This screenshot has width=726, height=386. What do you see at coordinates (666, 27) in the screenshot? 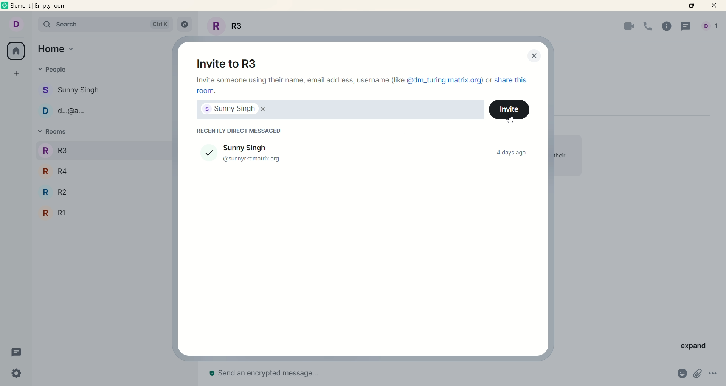
I see `room info` at bounding box center [666, 27].